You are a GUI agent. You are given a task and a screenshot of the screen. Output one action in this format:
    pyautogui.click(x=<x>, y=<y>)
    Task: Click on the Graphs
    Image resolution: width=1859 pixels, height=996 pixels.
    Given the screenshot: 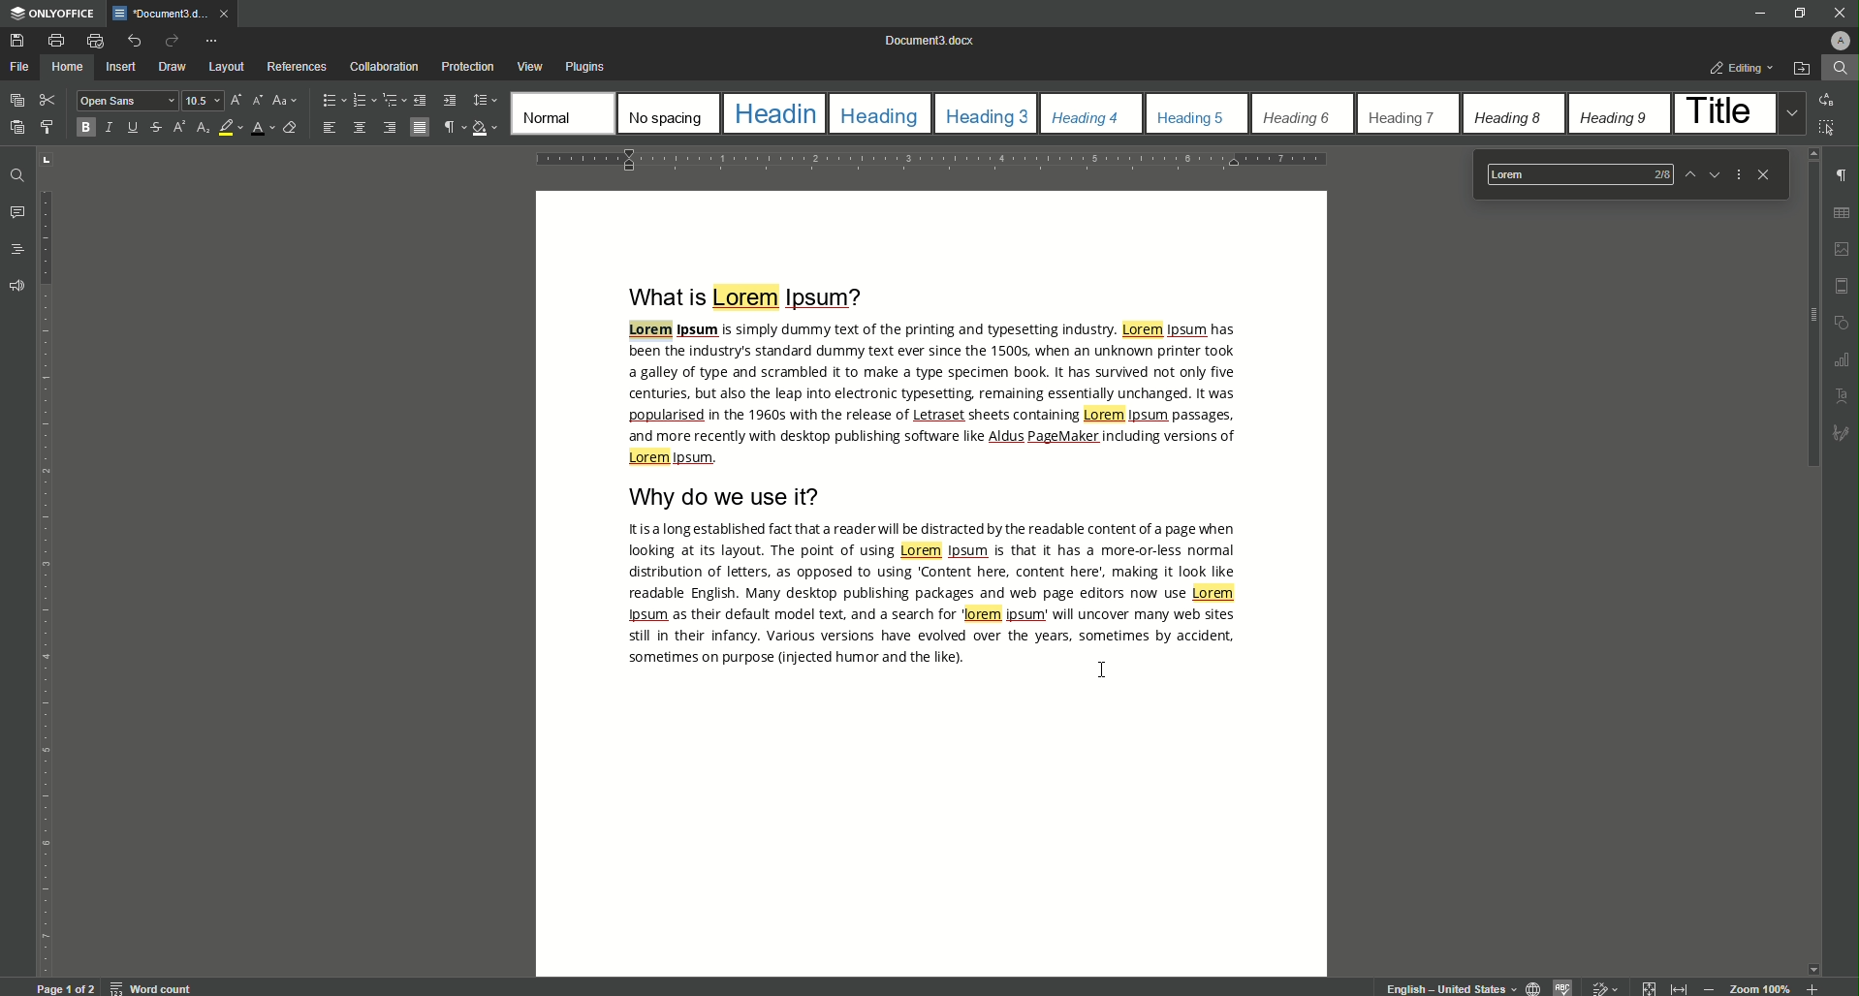 What is the action you would take?
    pyautogui.click(x=1845, y=358)
    